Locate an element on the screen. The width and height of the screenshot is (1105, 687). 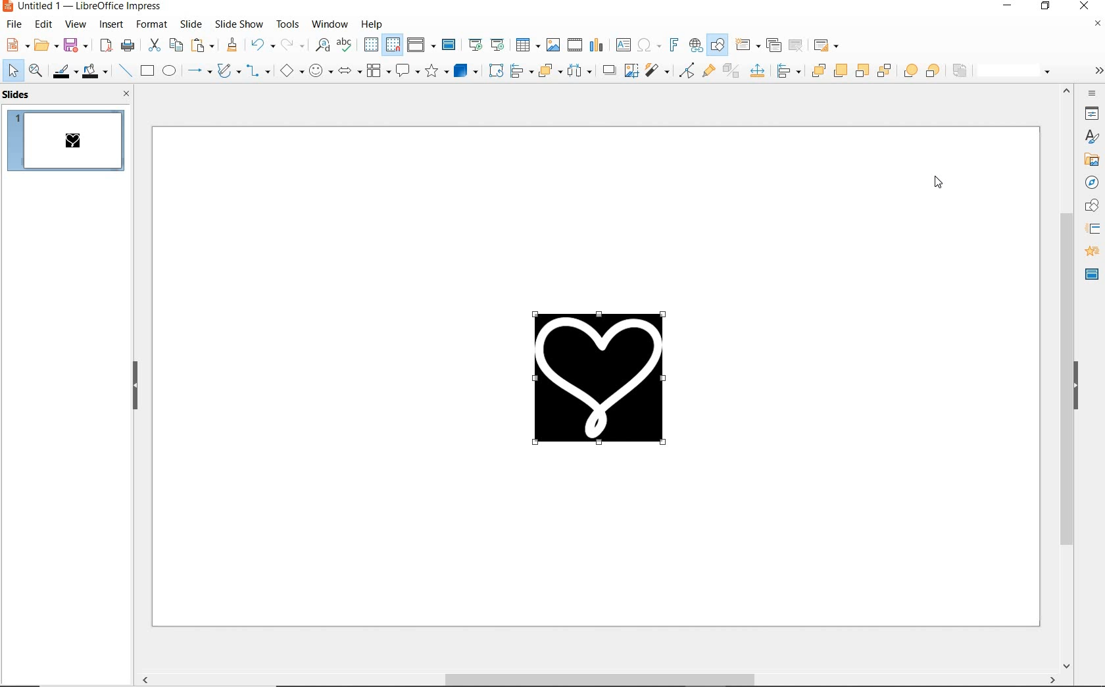
STYLES is located at coordinates (1093, 227).